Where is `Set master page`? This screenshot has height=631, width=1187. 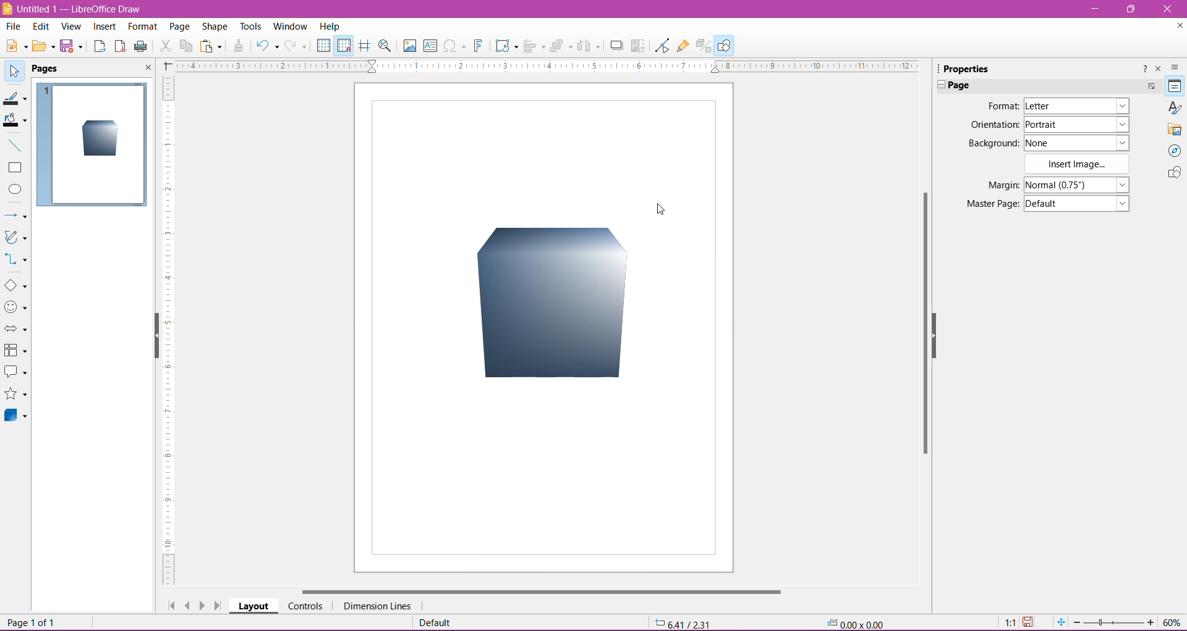 Set master page is located at coordinates (1078, 203).